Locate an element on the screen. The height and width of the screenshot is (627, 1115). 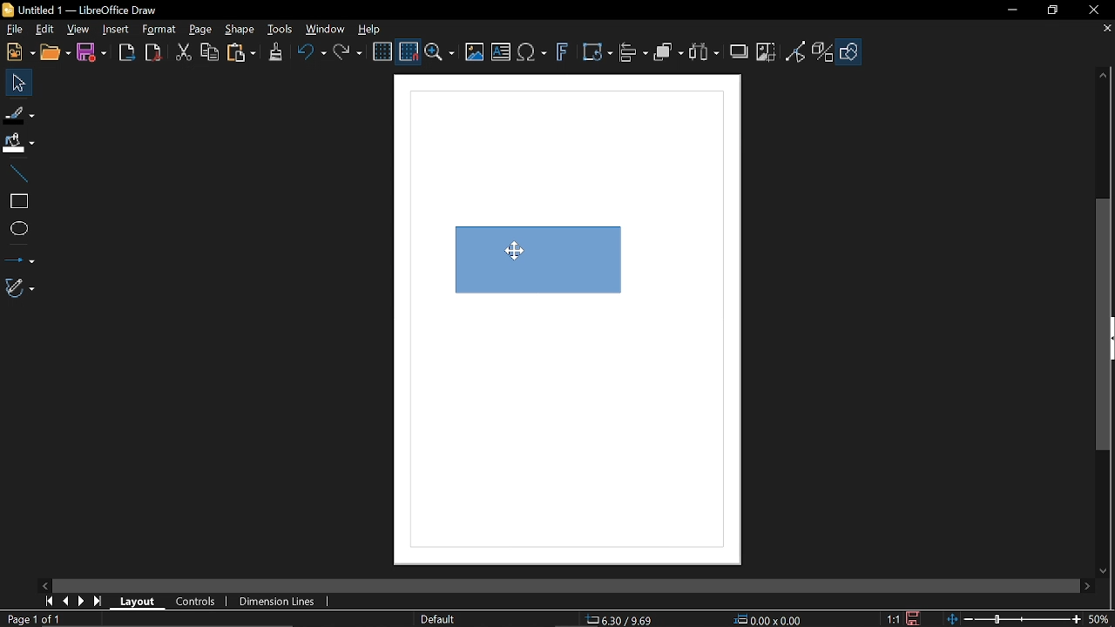
Clone is located at coordinates (275, 53).